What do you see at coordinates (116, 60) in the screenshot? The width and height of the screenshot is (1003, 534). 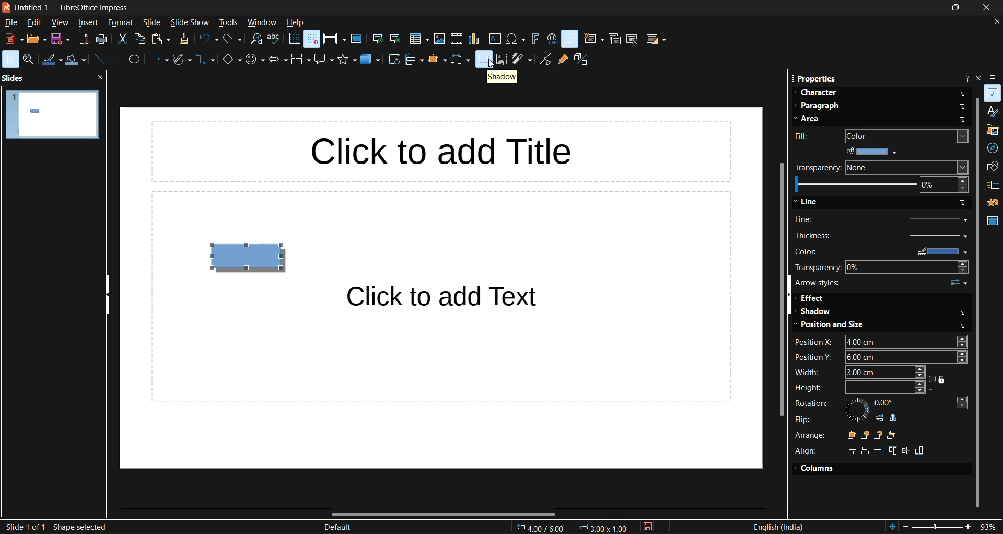 I see `rectangle` at bounding box center [116, 60].